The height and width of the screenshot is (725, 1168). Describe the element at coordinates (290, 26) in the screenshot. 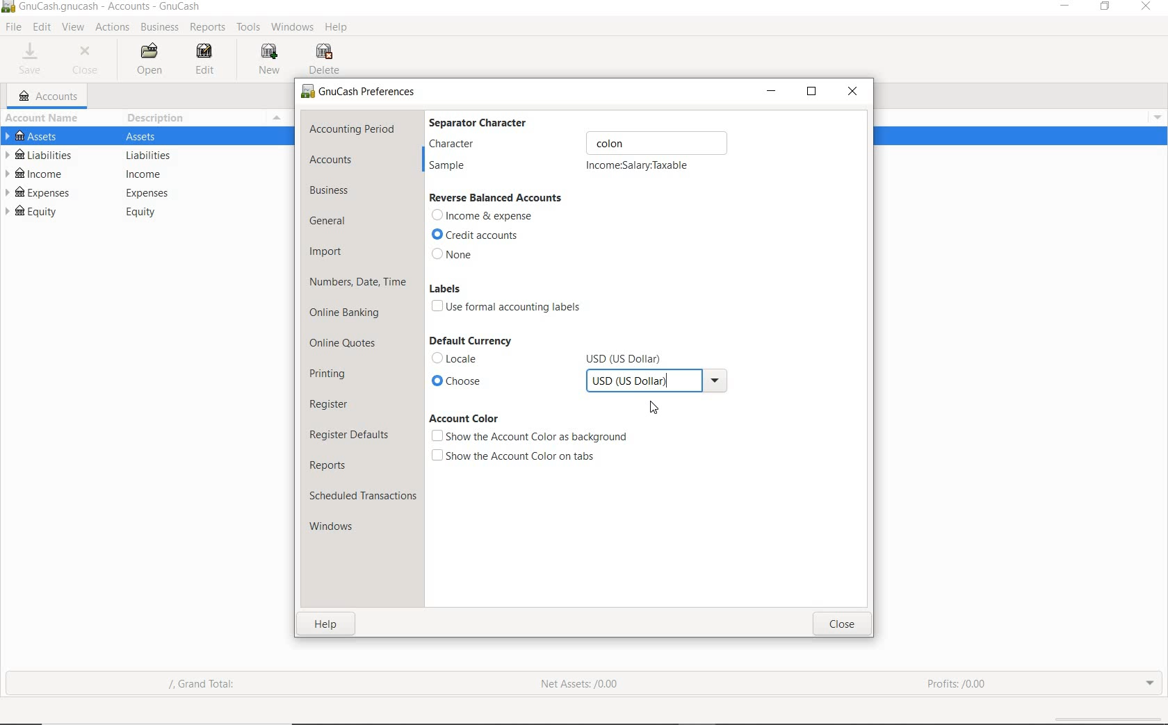

I see `WINDOWS` at that location.